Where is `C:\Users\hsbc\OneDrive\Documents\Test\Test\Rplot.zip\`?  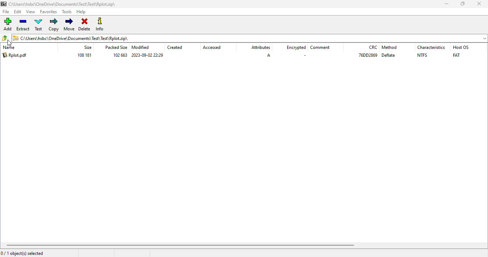 C:\Users\hsbc\OneDrive\Documents\Test\Test\Rplot.zip\ is located at coordinates (64, 4).